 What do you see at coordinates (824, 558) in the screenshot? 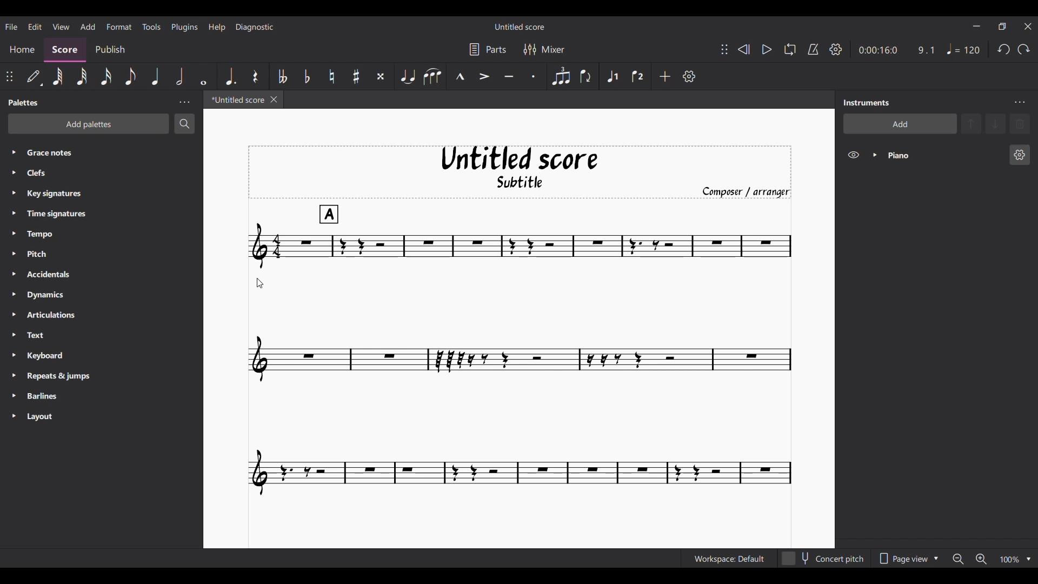
I see `Toggle content pitch` at bounding box center [824, 558].